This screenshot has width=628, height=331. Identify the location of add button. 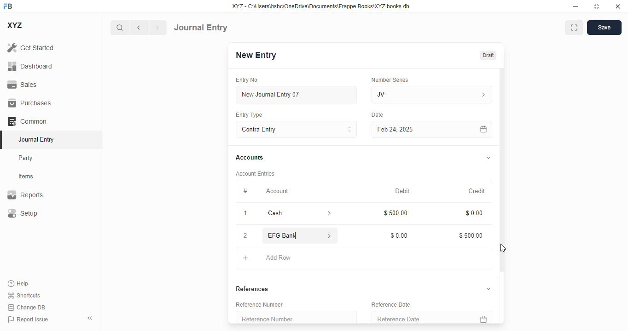
(245, 258).